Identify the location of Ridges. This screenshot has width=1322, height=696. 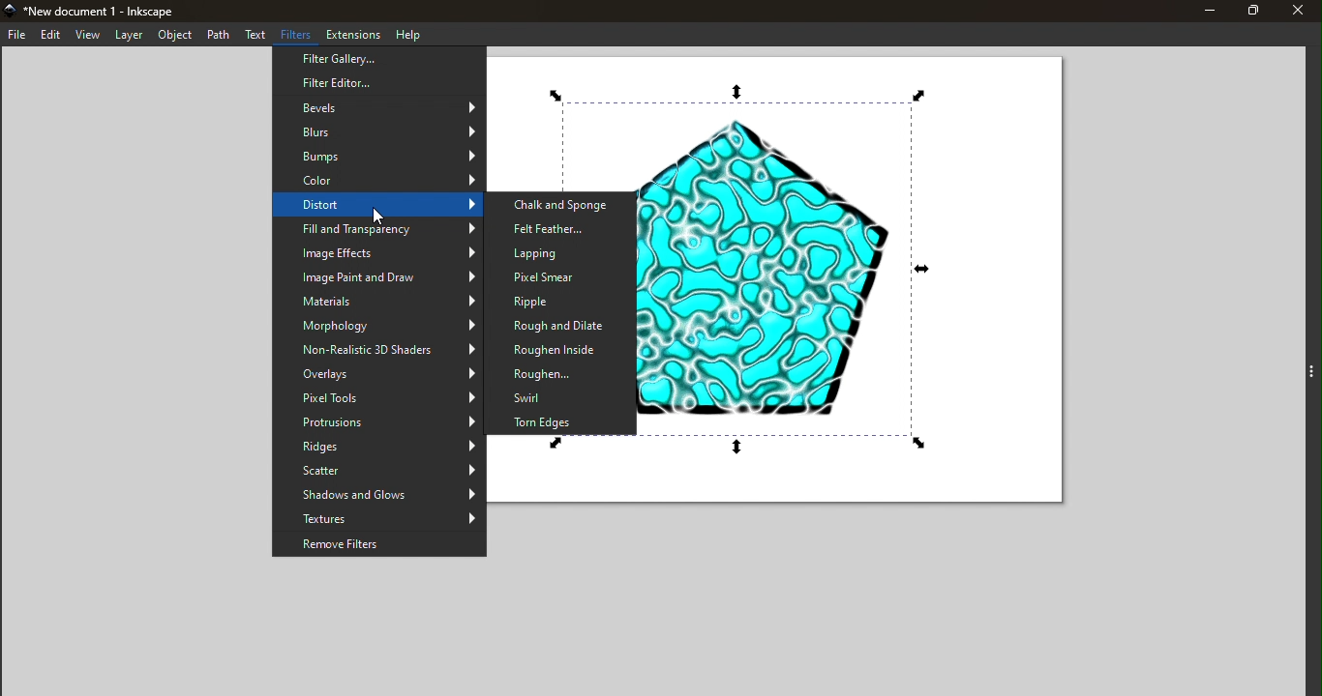
(379, 448).